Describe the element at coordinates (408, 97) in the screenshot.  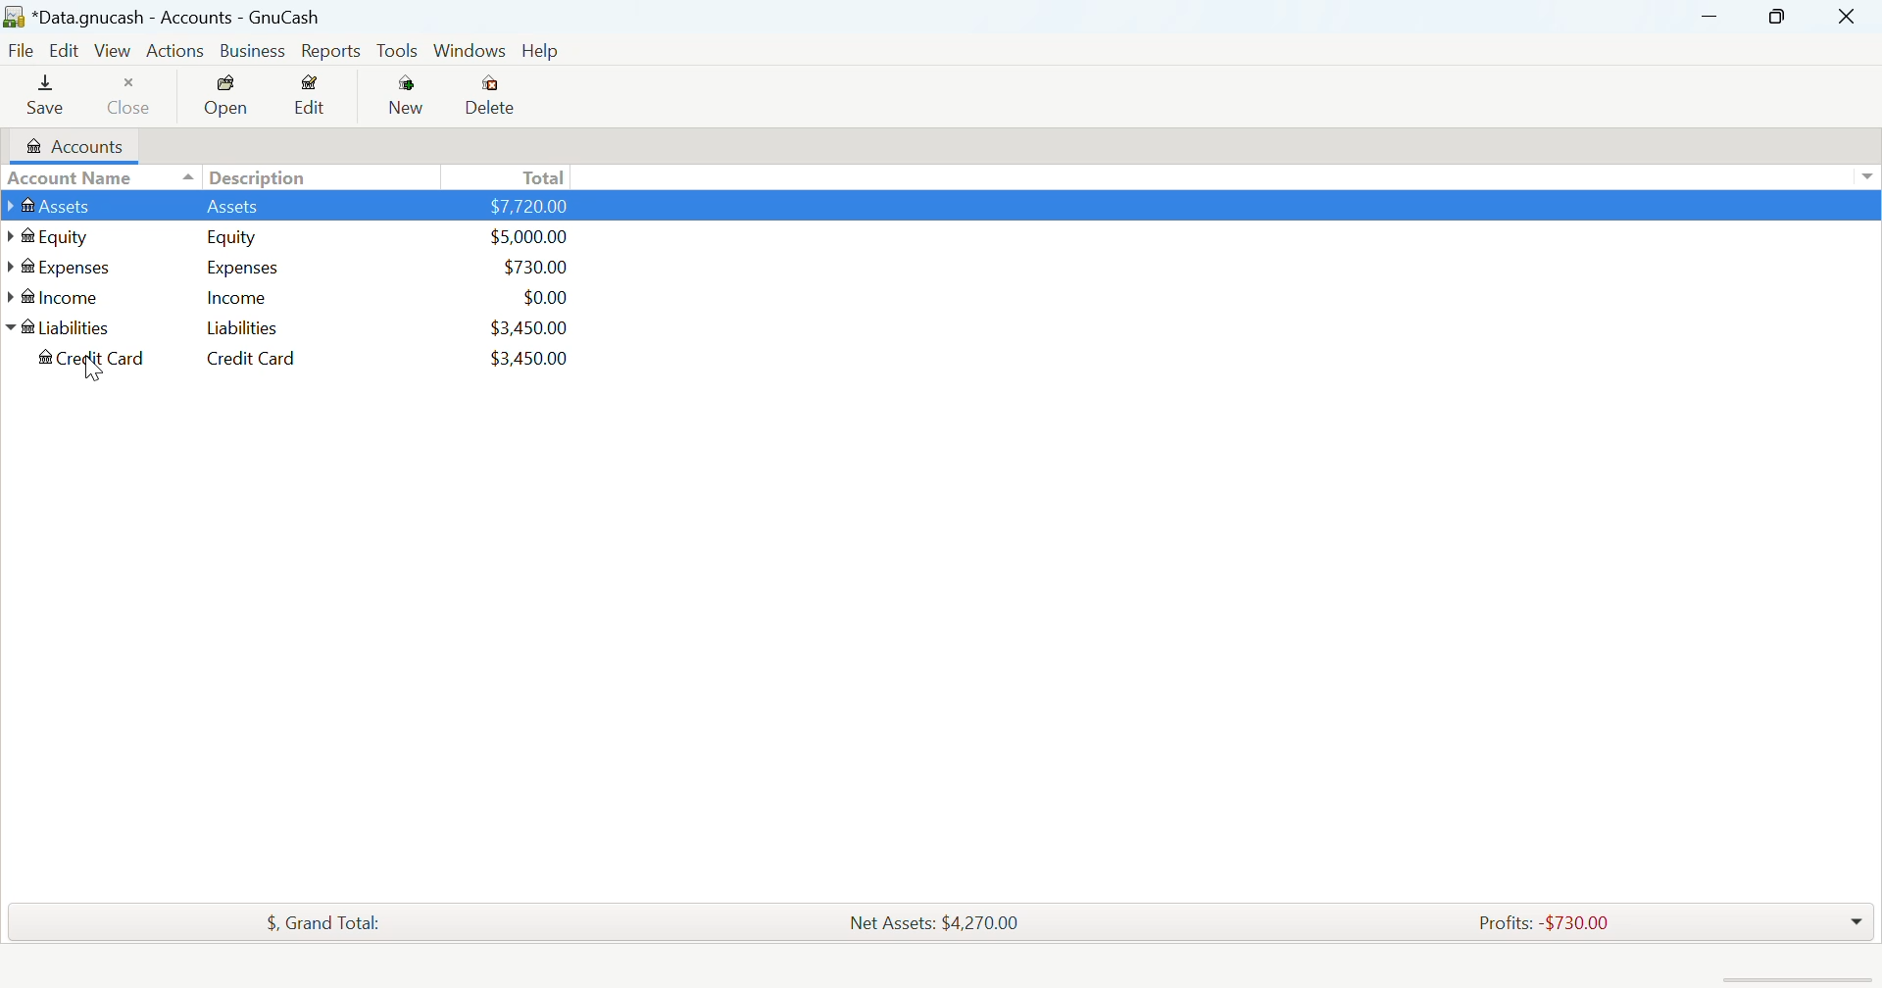
I see `New` at that location.